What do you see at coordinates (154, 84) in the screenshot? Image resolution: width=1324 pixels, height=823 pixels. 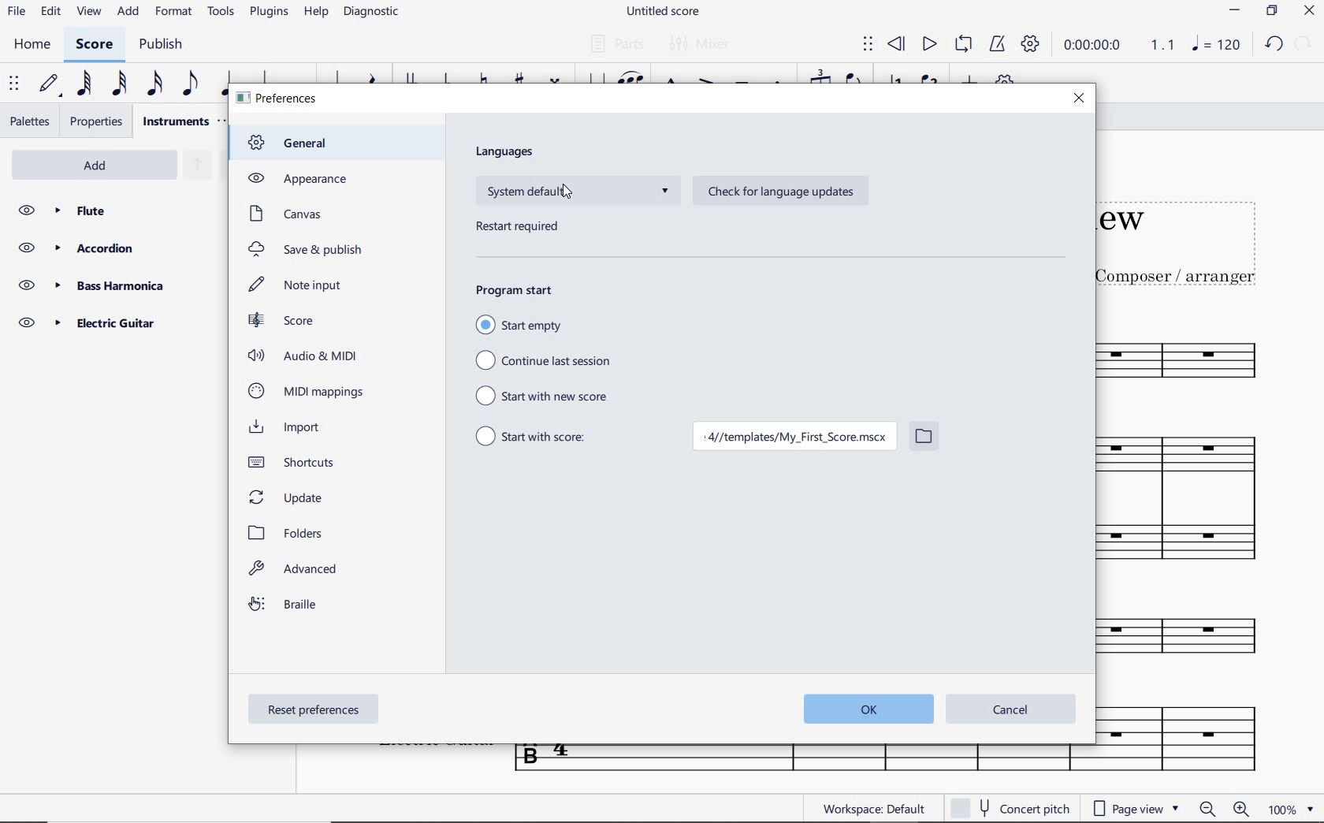 I see `16th note` at bounding box center [154, 84].